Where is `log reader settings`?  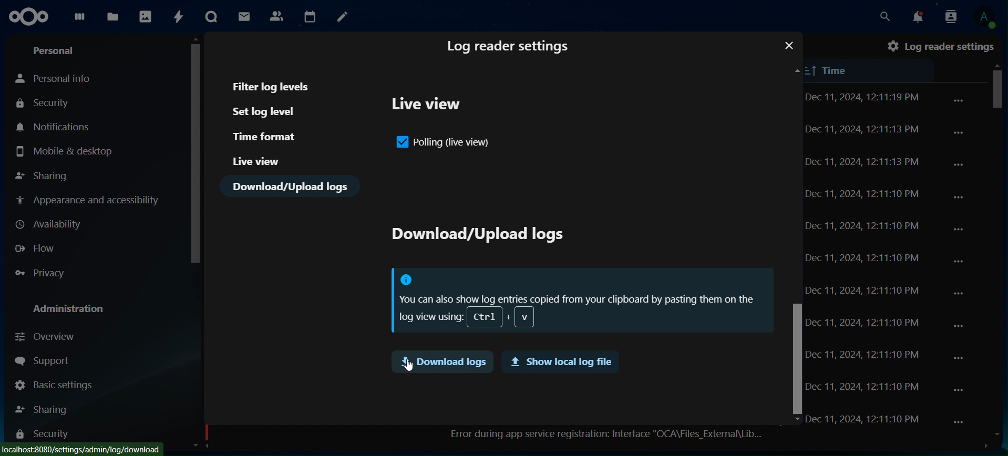 log reader settings is located at coordinates (941, 46).